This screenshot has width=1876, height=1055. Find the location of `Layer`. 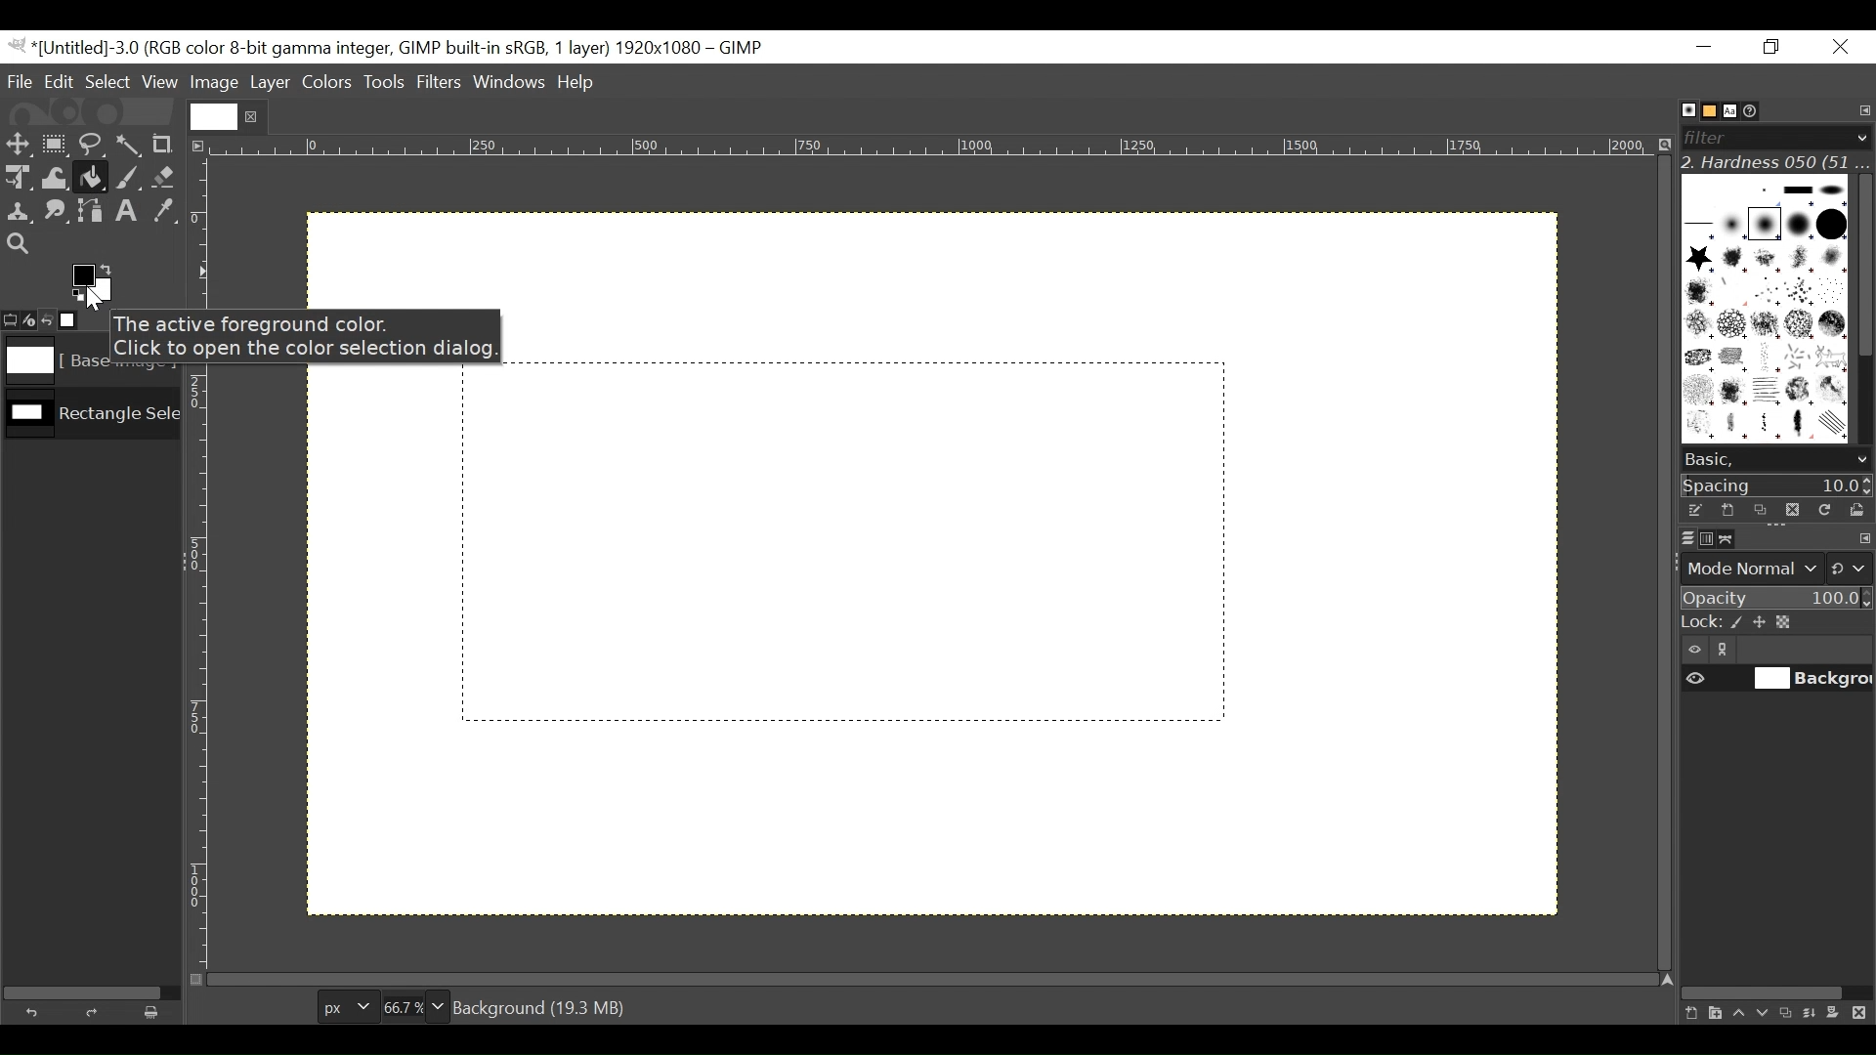

Layer is located at coordinates (269, 81).